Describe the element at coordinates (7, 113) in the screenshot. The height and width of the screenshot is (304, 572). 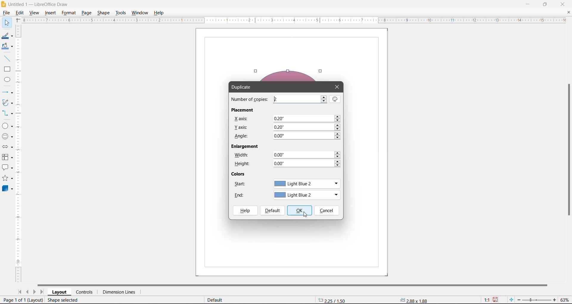
I see `Connectors` at that location.